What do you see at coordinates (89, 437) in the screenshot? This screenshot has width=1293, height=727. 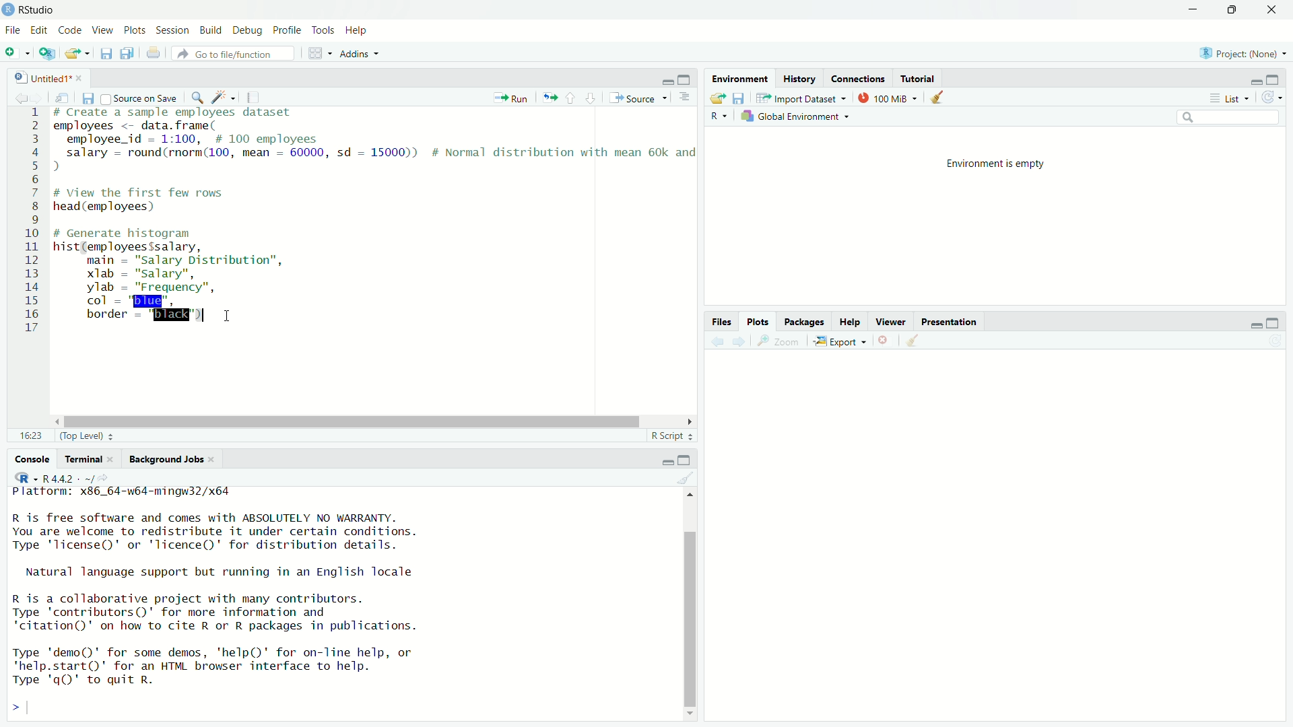 I see `Top Level` at bounding box center [89, 437].